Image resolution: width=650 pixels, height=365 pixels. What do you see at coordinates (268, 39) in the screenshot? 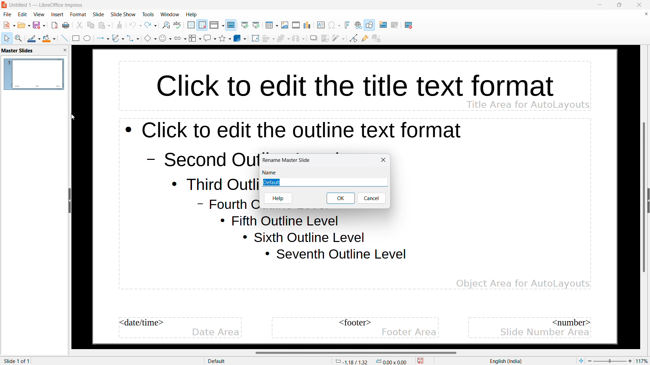
I see `align objects` at bounding box center [268, 39].